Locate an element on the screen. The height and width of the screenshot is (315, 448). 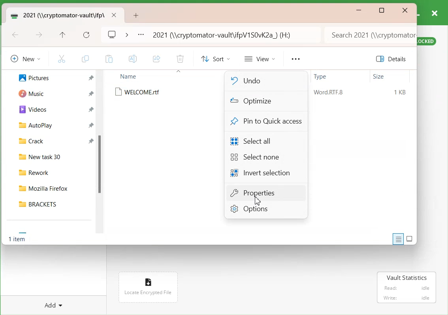
Select none is located at coordinates (256, 157).